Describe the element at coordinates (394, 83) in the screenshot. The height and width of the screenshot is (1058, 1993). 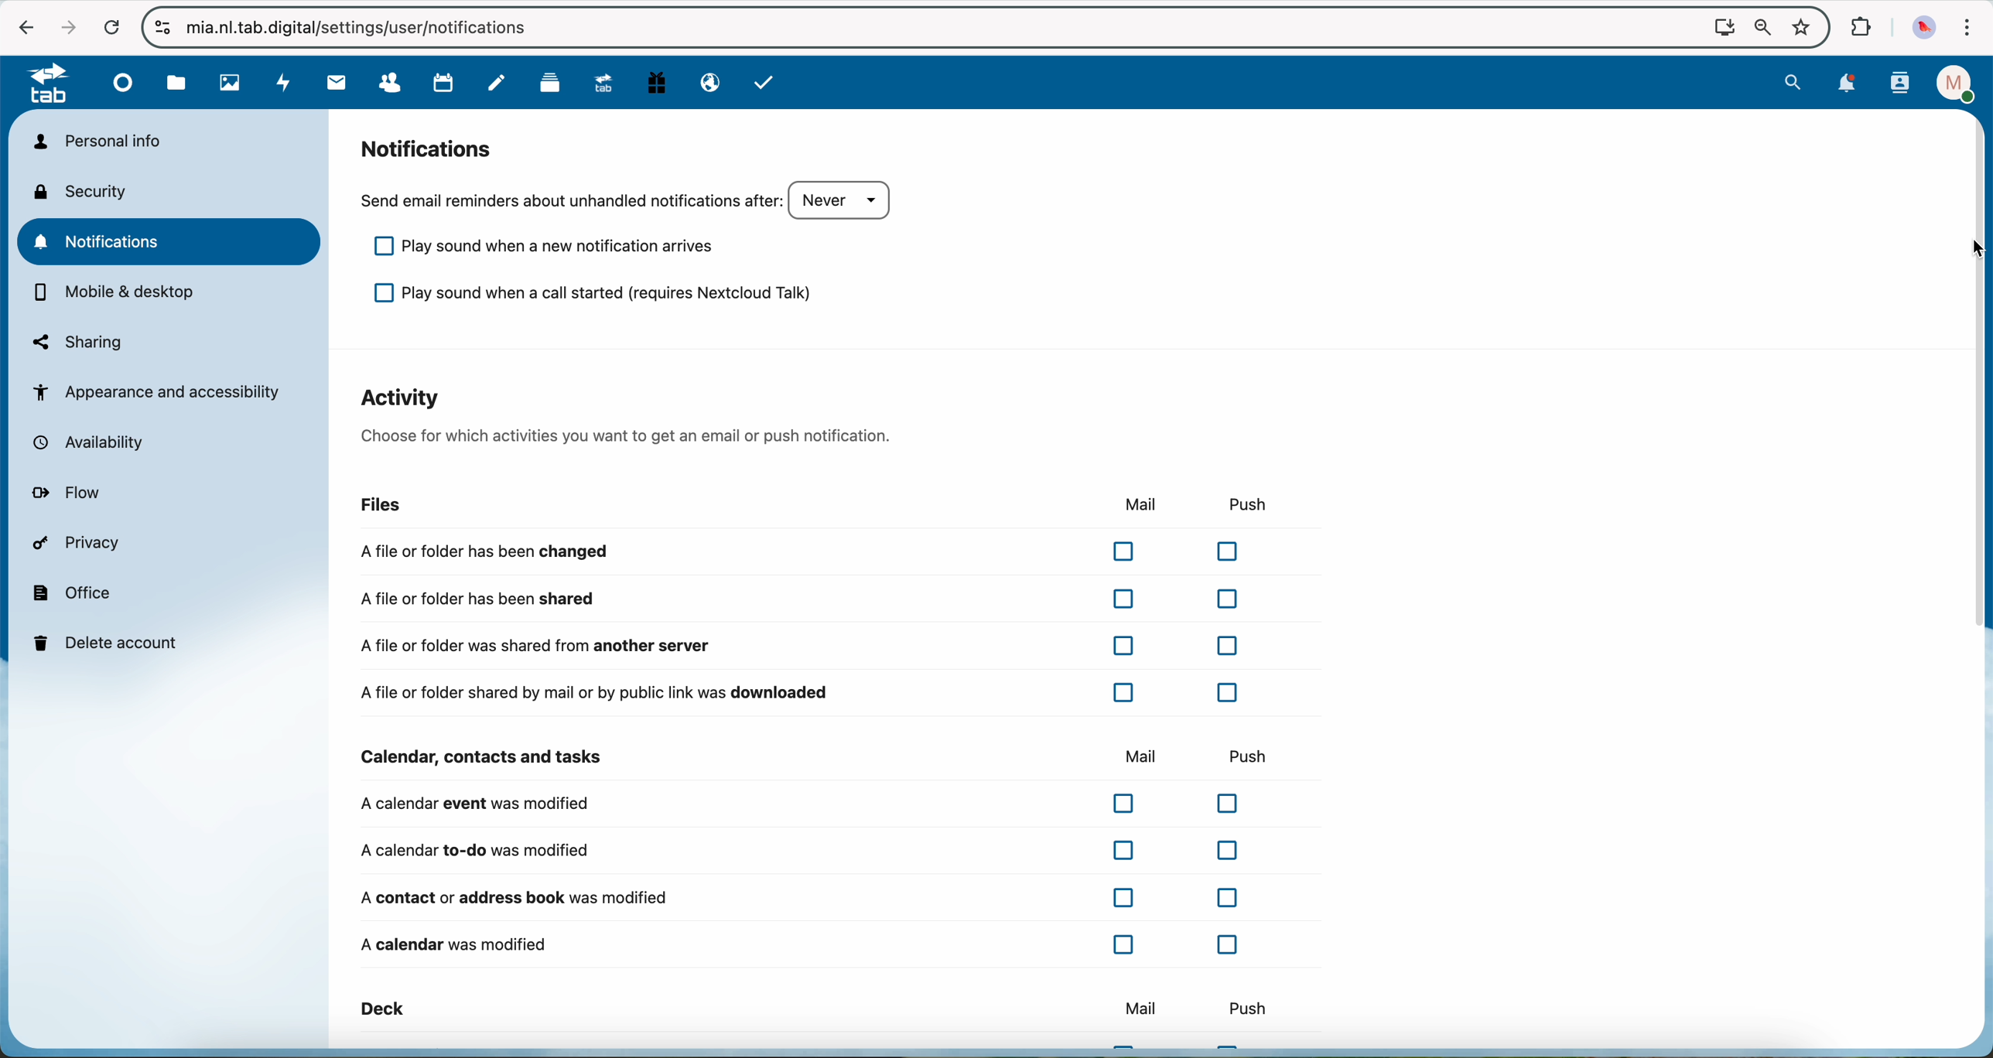
I see `contacts` at that location.